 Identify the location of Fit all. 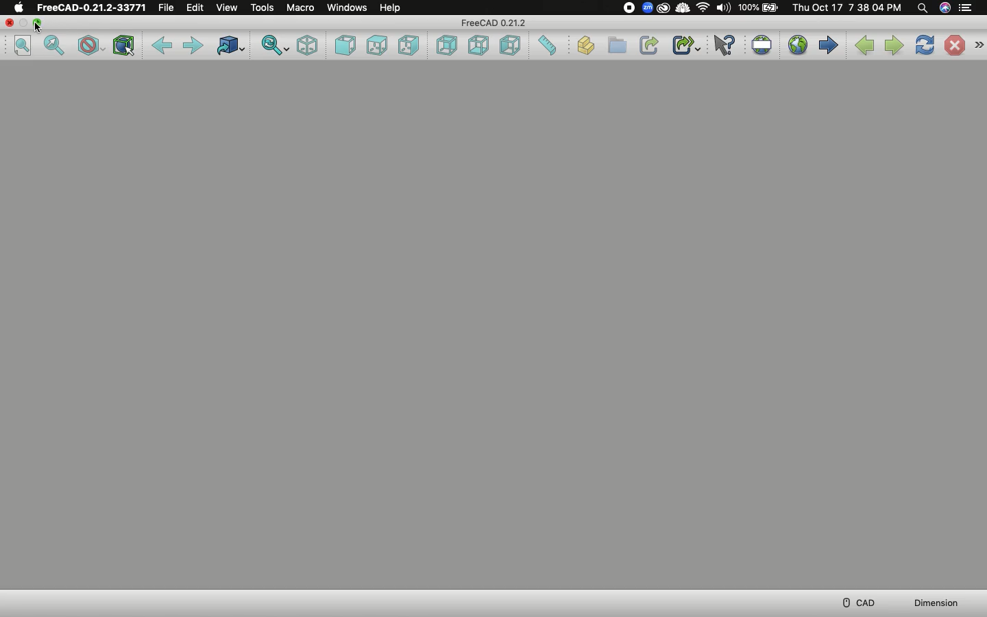
(19, 45).